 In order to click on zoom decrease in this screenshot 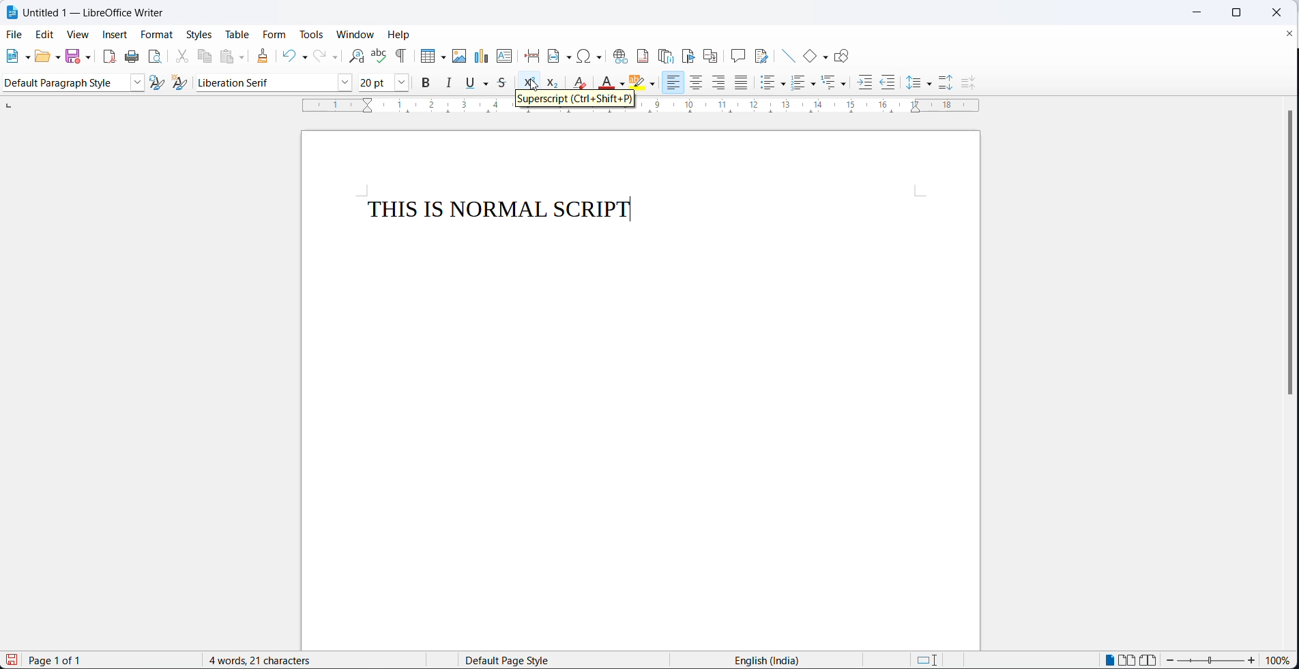, I will do `click(1251, 662)`.